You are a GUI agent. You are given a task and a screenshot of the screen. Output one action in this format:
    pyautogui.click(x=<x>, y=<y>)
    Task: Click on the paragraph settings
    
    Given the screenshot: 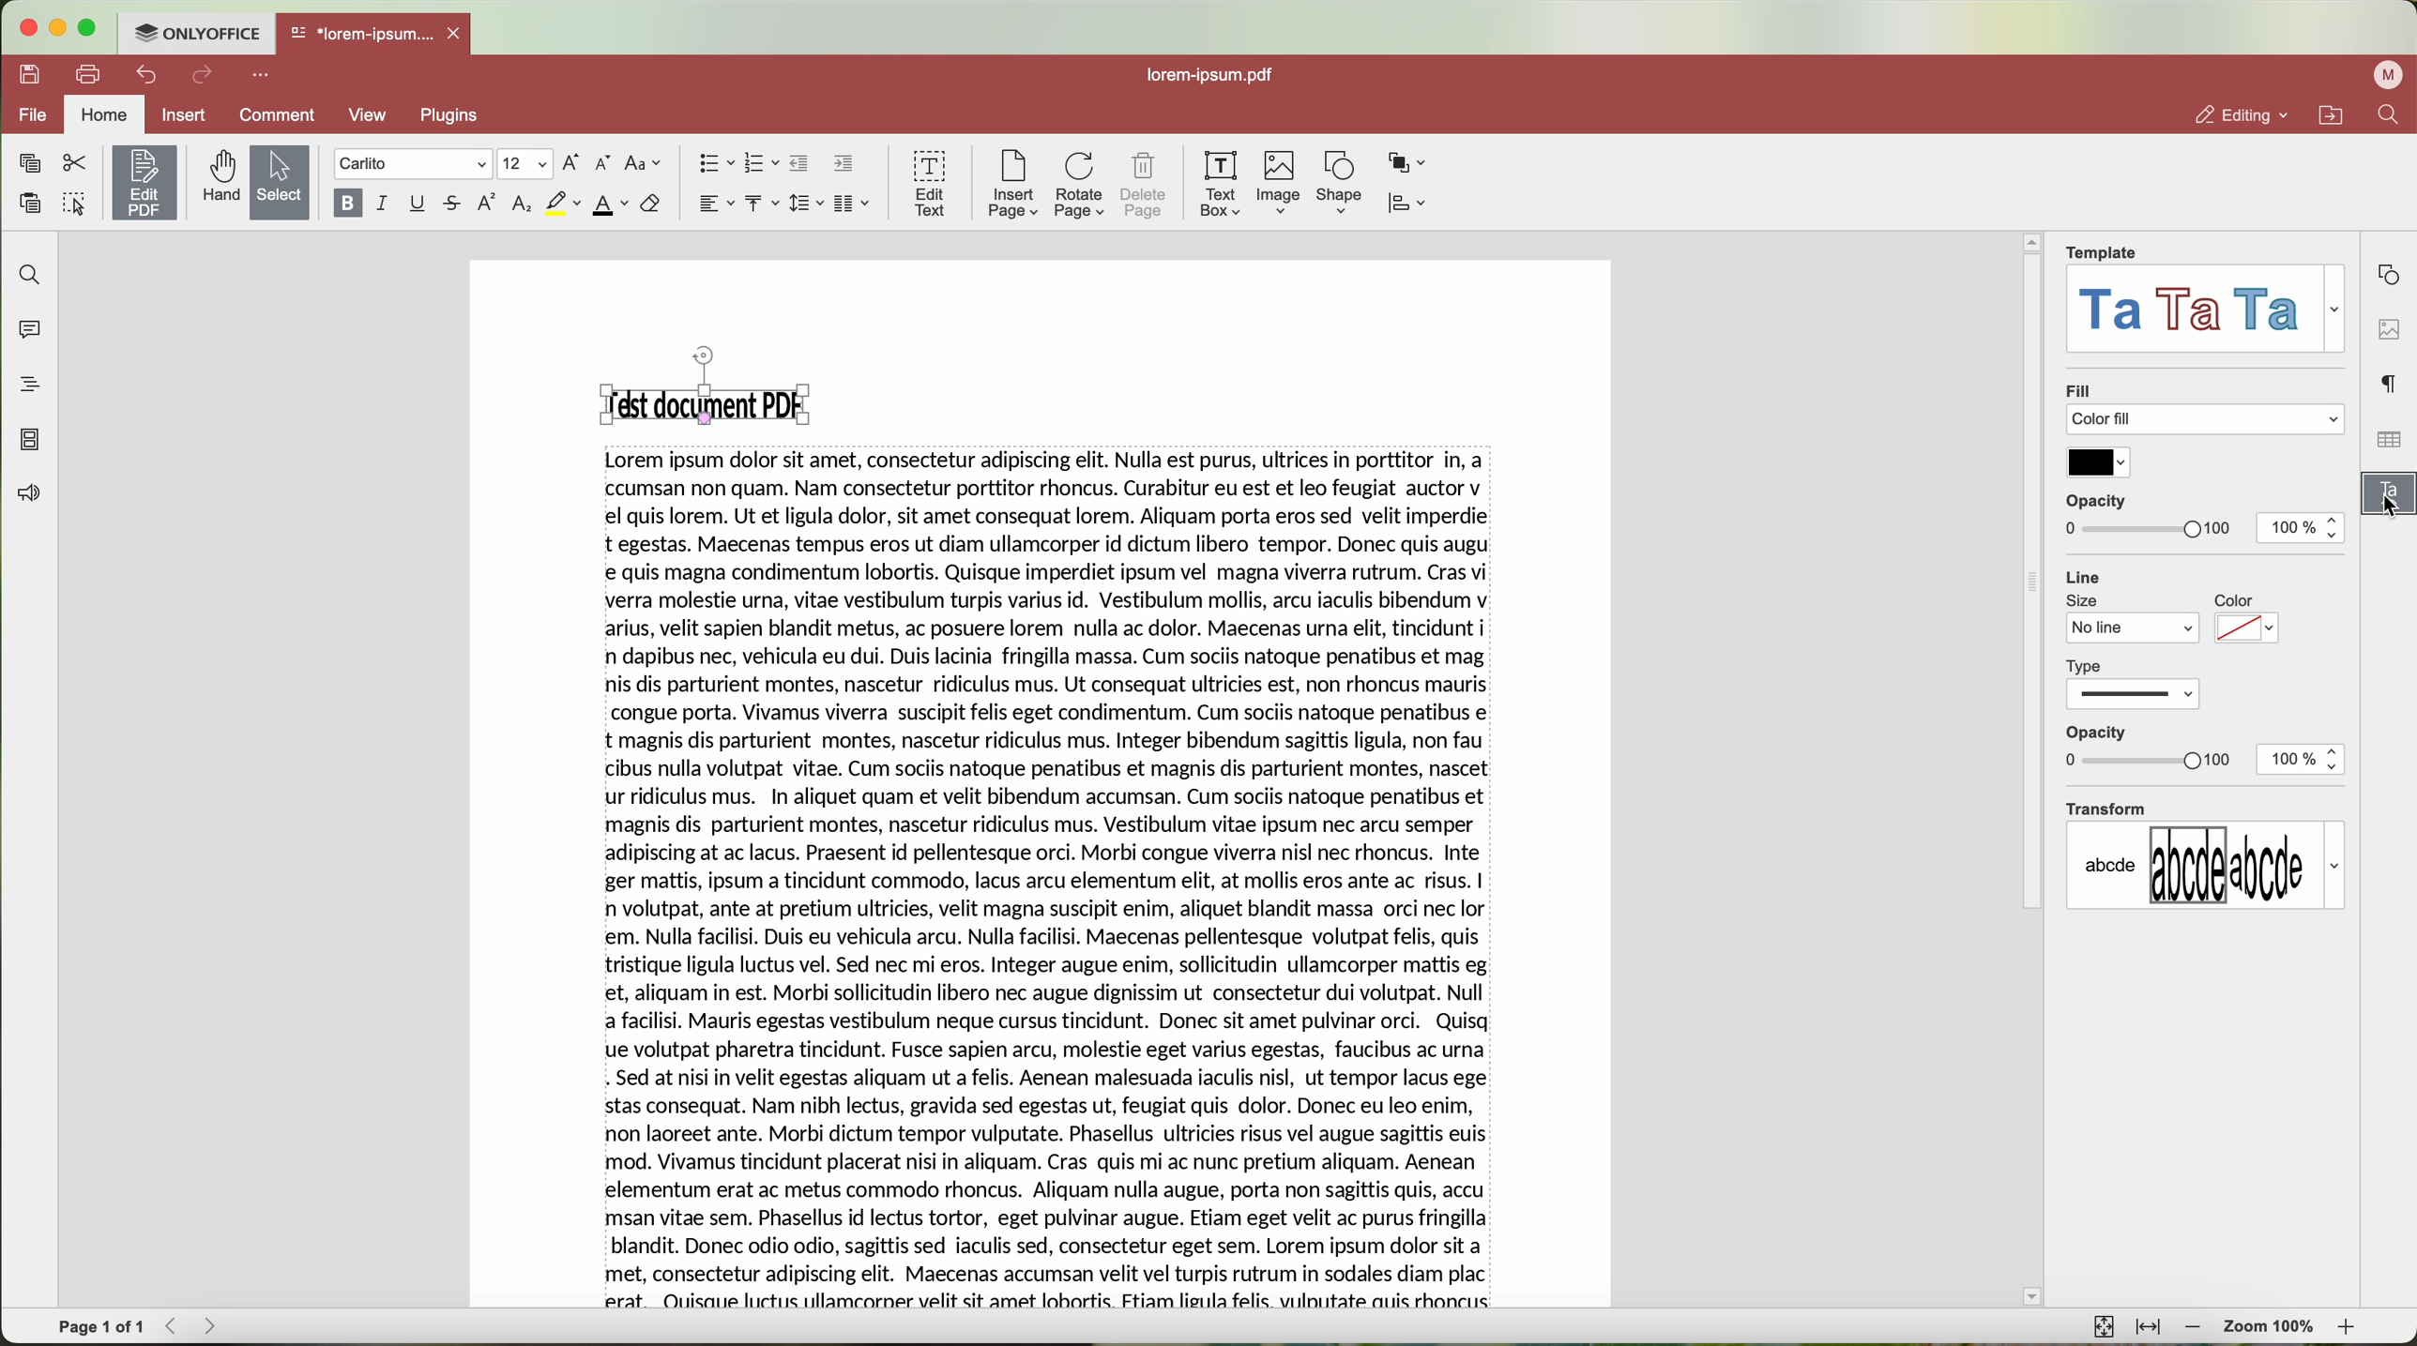 What is the action you would take?
    pyautogui.click(x=2391, y=383)
    